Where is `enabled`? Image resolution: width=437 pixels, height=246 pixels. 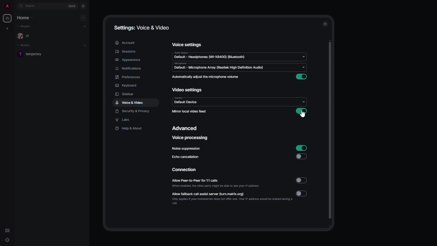
enabled is located at coordinates (301, 148).